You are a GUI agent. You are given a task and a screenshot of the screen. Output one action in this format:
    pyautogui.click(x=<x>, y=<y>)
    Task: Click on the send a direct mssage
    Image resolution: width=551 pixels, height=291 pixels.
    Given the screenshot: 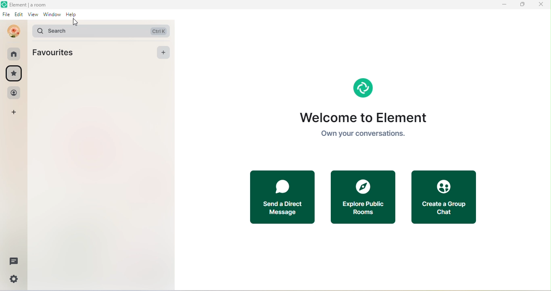 What is the action you would take?
    pyautogui.click(x=281, y=199)
    